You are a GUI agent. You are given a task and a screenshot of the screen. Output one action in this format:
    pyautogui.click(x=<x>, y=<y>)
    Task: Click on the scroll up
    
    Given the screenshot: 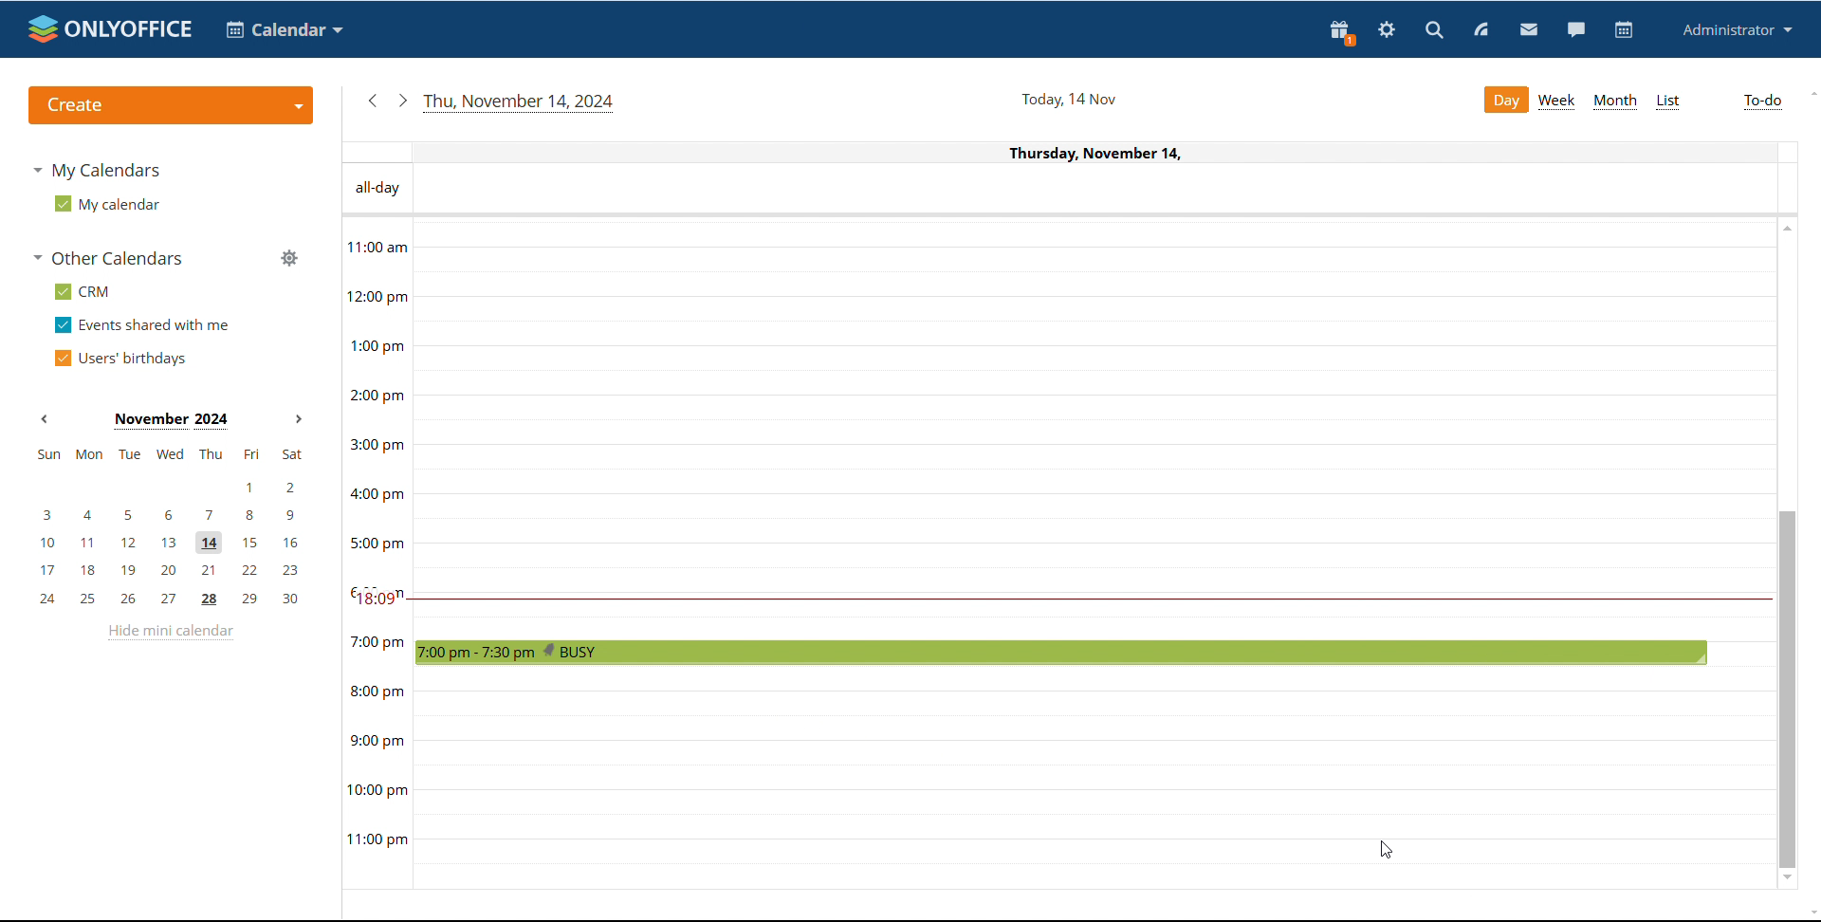 What is the action you would take?
    pyautogui.click(x=1810, y=95)
    